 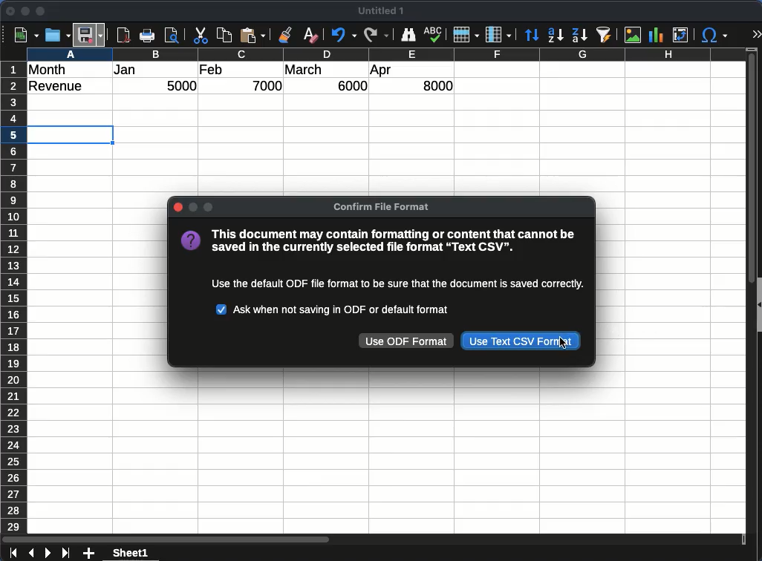 What do you see at coordinates (604, 35) in the screenshot?
I see `autofilter` at bounding box center [604, 35].